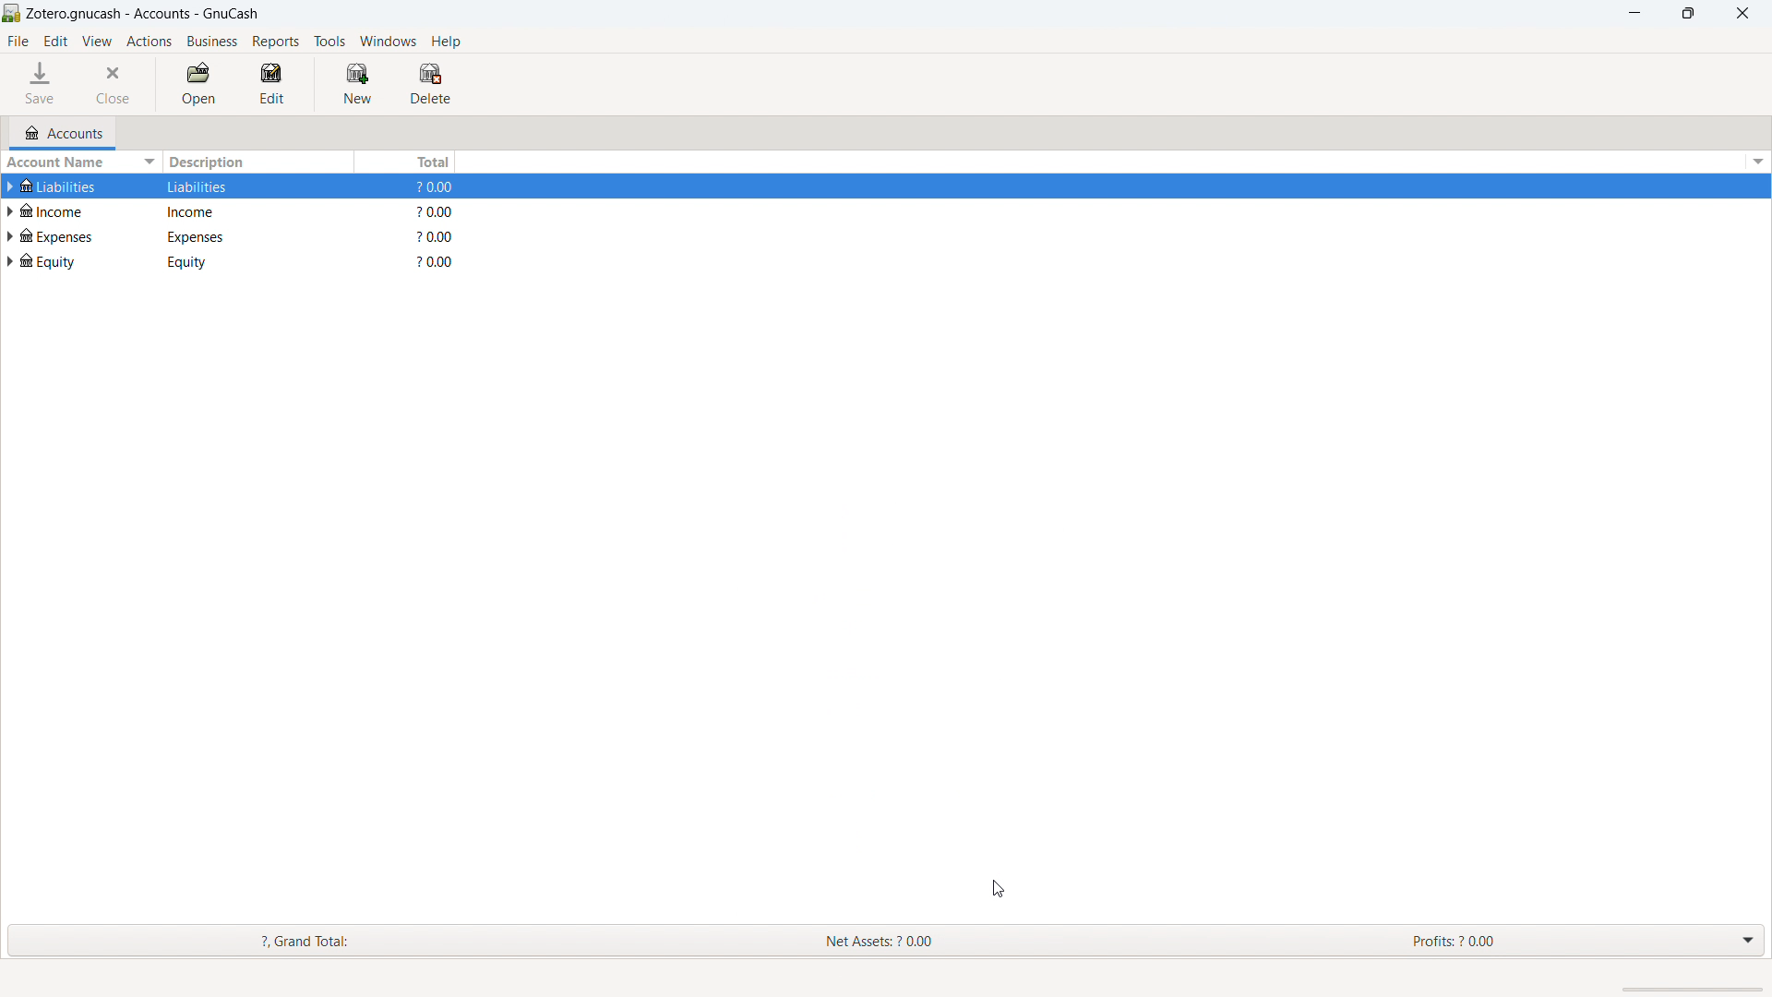  Describe the element at coordinates (63, 259) in the screenshot. I see `equity` at that location.